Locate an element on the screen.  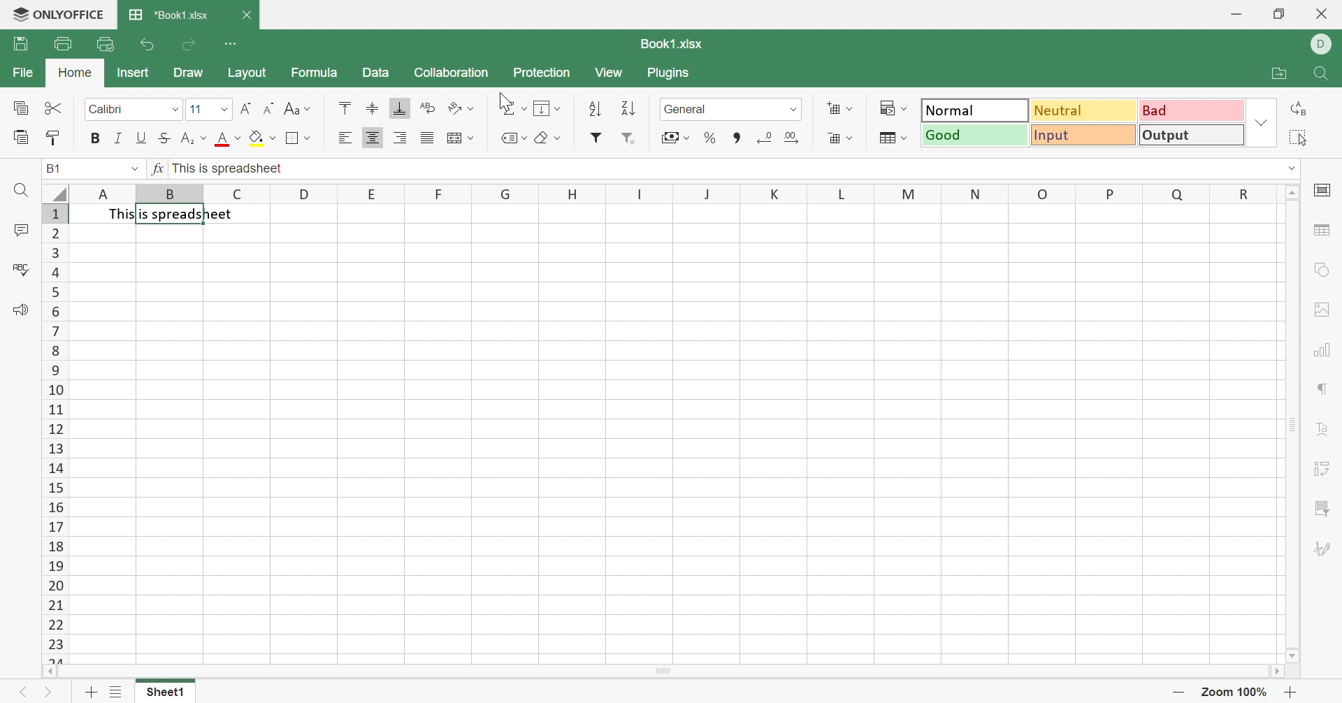
Drop Down is located at coordinates (905, 109).